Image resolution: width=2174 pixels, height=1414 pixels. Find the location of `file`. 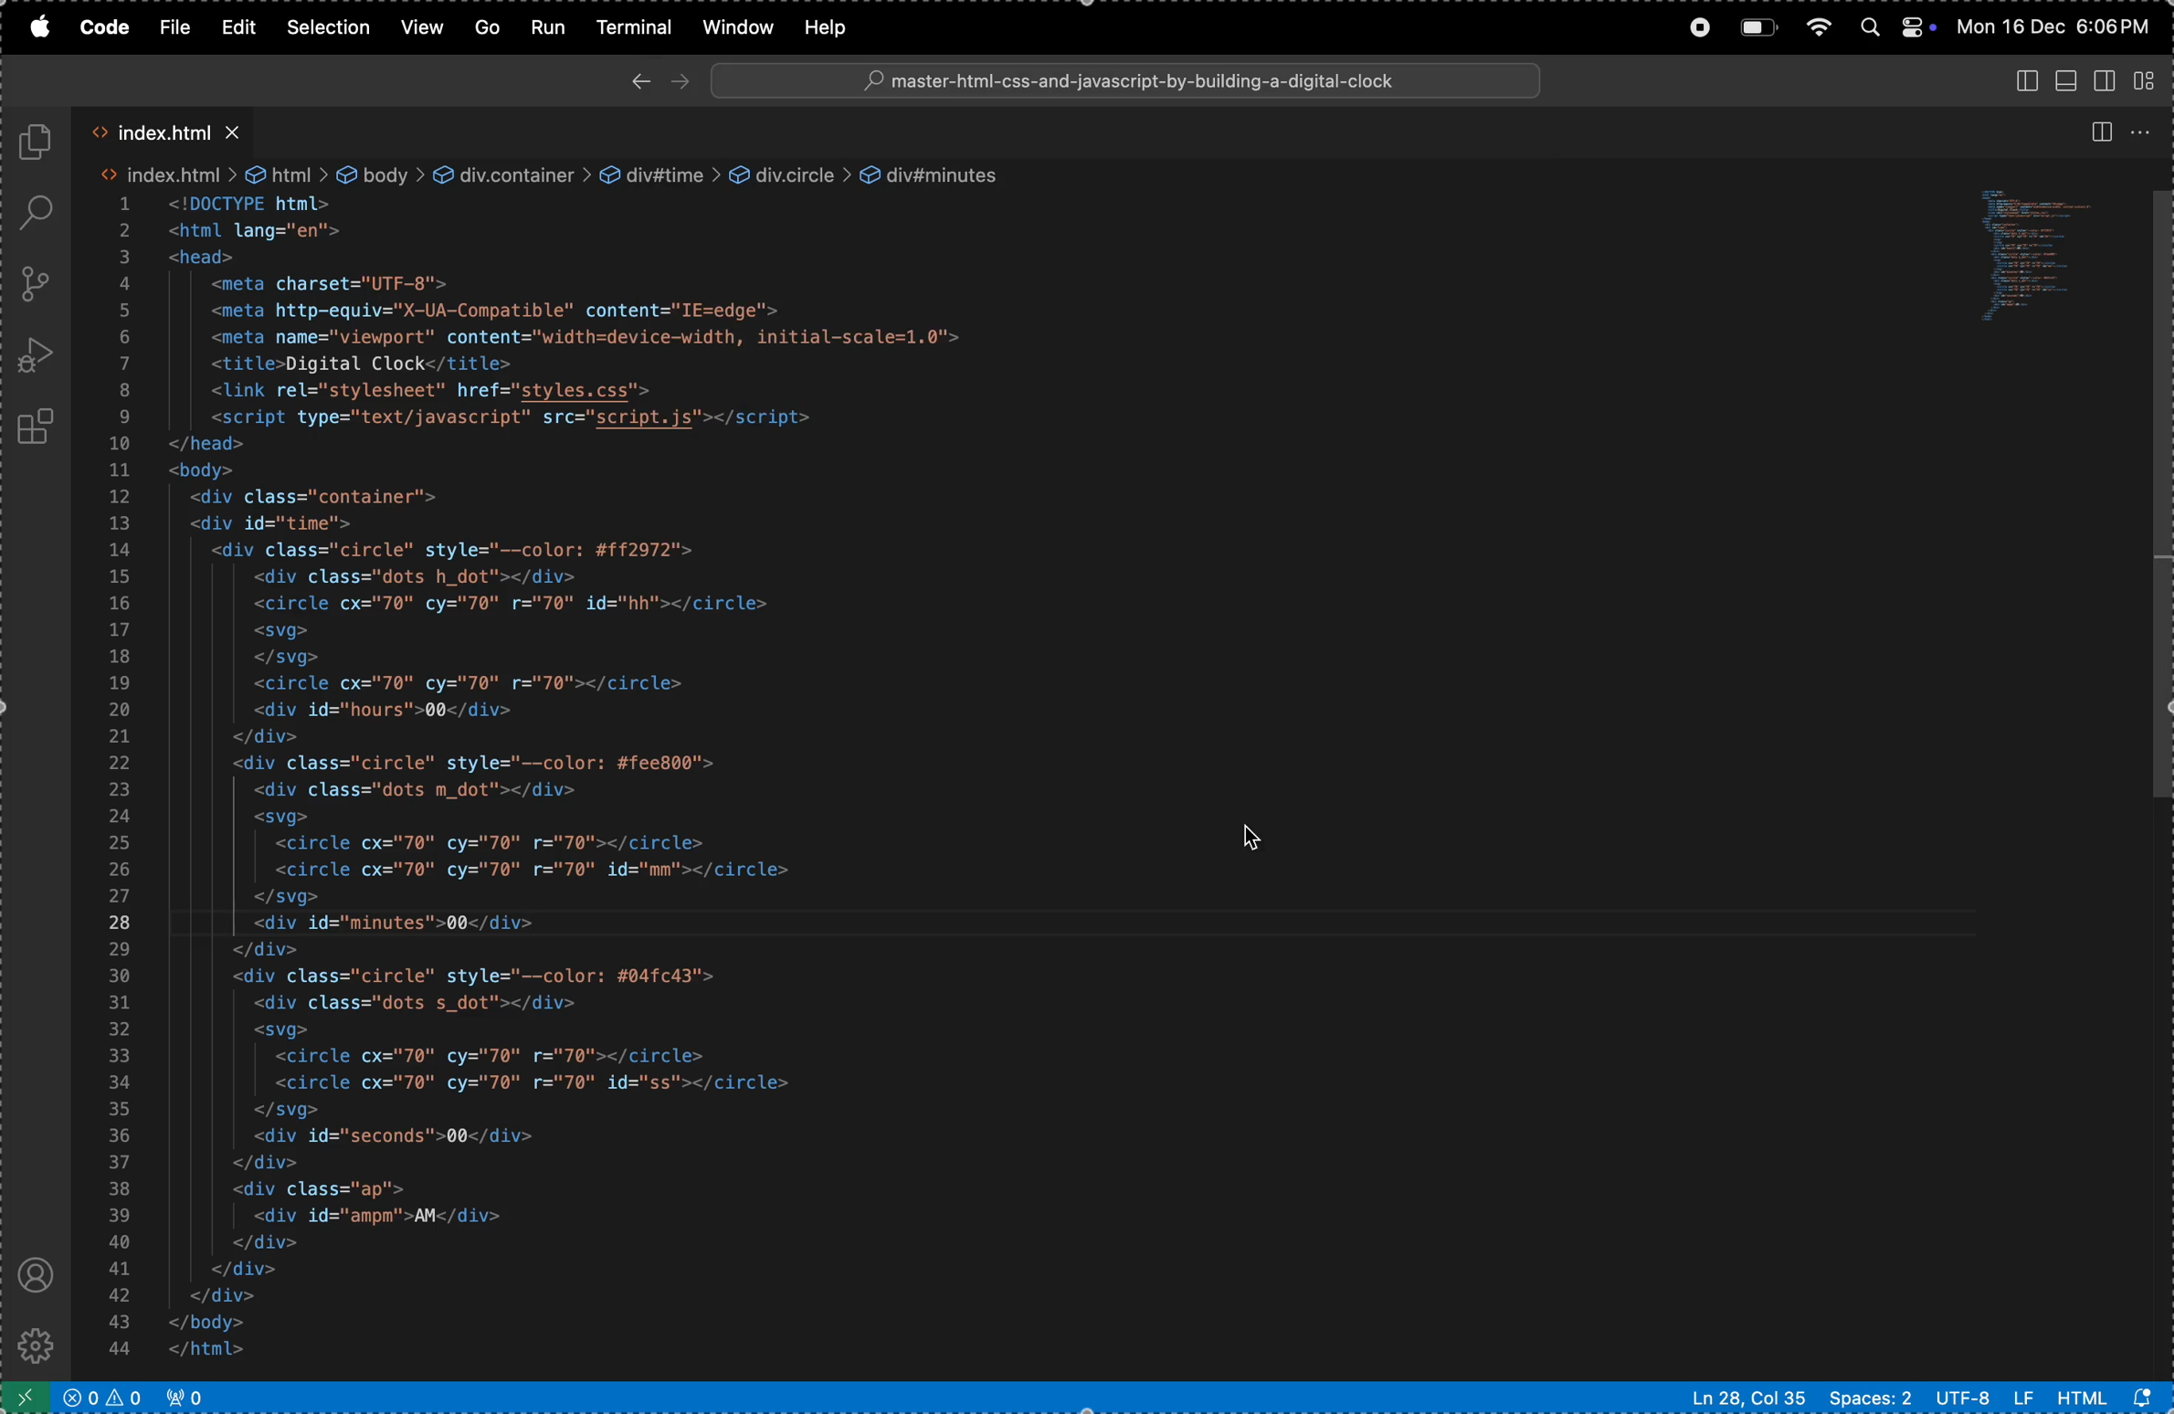

file is located at coordinates (173, 26).